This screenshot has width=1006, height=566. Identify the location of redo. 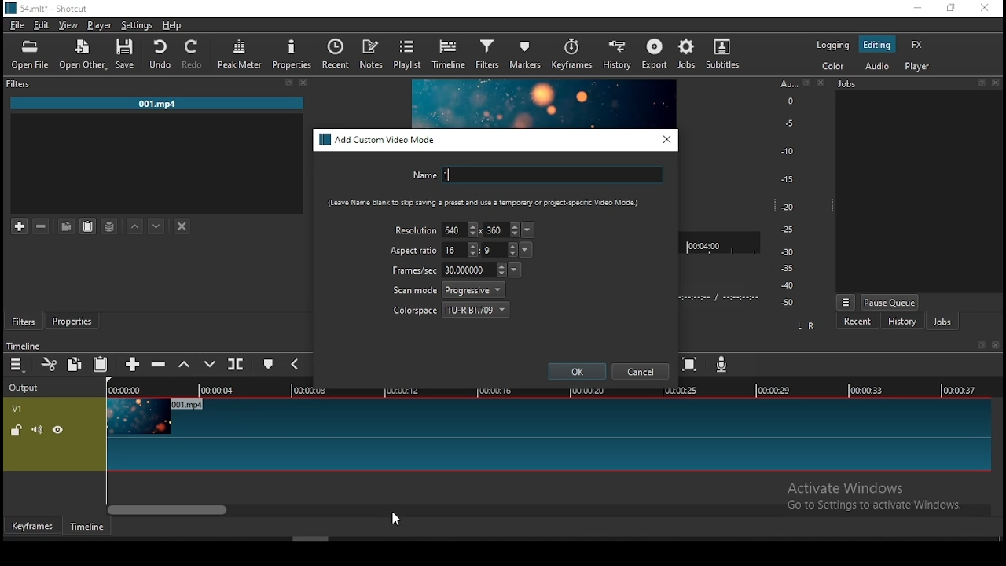
(194, 54).